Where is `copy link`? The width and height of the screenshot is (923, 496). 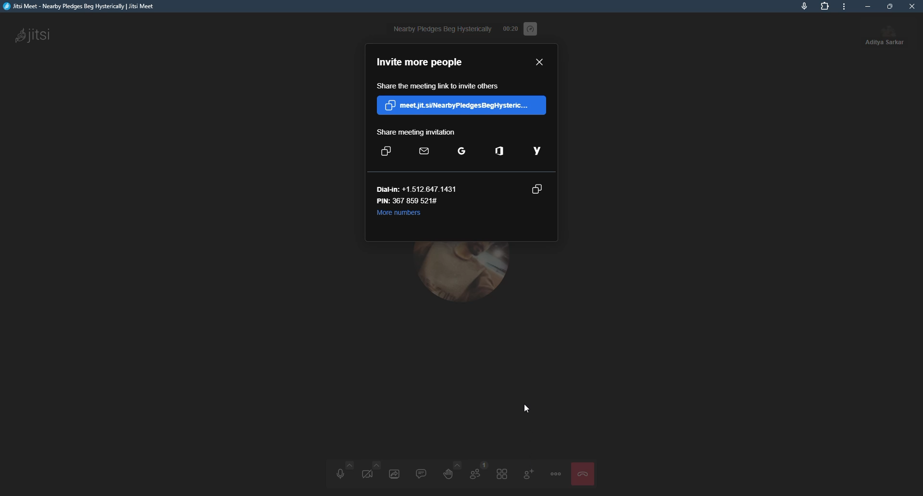
copy link is located at coordinates (461, 107).